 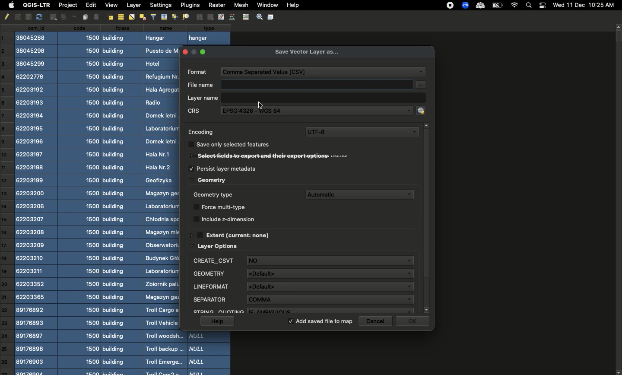 What do you see at coordinates (197, 71) in the screenshot?
I see `format` at bounding box center [197, 71].